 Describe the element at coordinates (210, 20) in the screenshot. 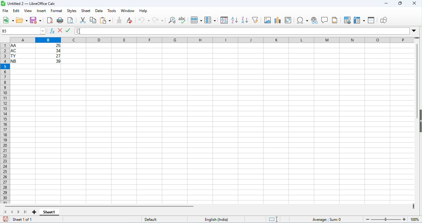

I see `column` at that location.